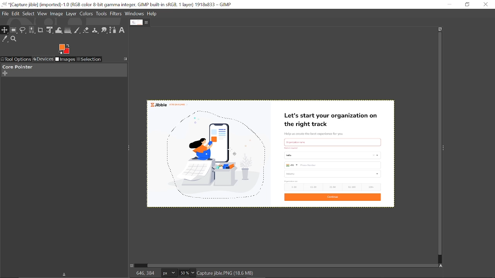 The image size is (495, 278). Describe the element at coordinates (219, 156) in the screenshot. I see `Selected part of the image ` at that location.